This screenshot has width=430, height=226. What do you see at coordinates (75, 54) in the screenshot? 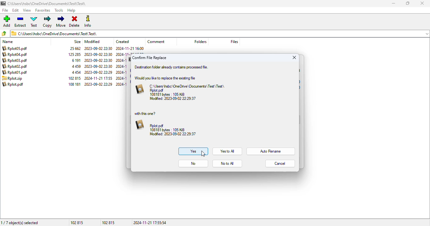
I see `125 285` at bounding box center [75, 54].